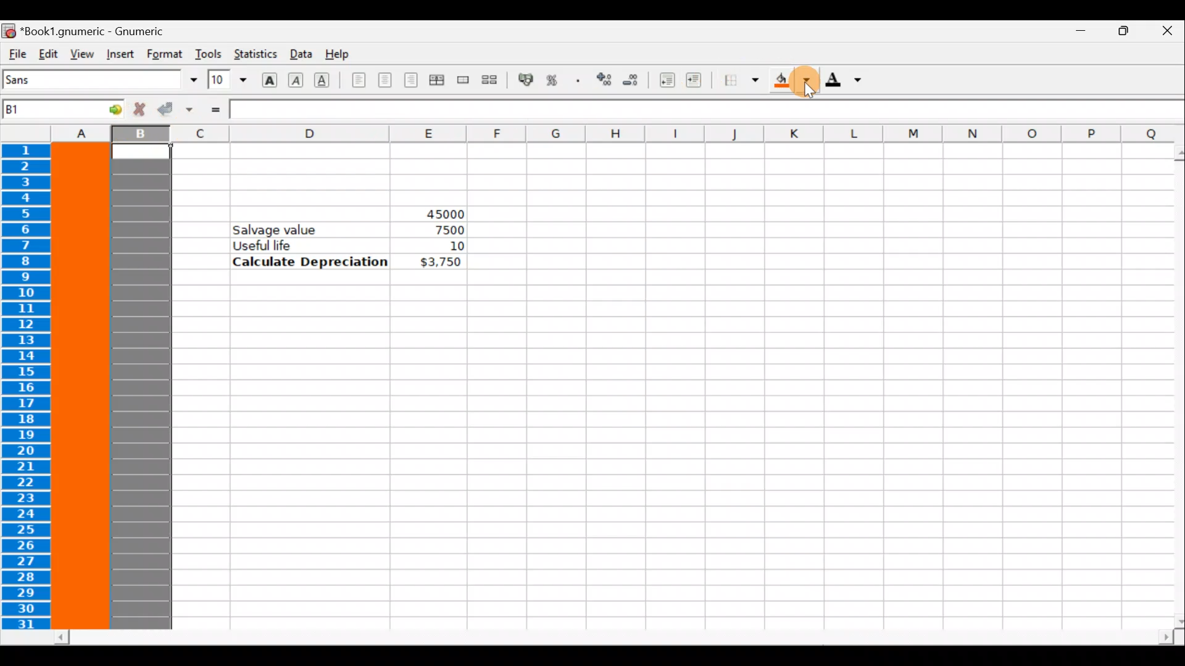  I want to click on Font size 10, so click(223, 81).